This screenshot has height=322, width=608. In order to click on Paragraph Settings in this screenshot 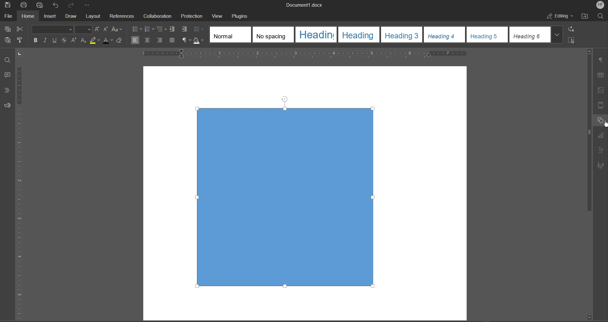, I will do `click(601, 60)`.